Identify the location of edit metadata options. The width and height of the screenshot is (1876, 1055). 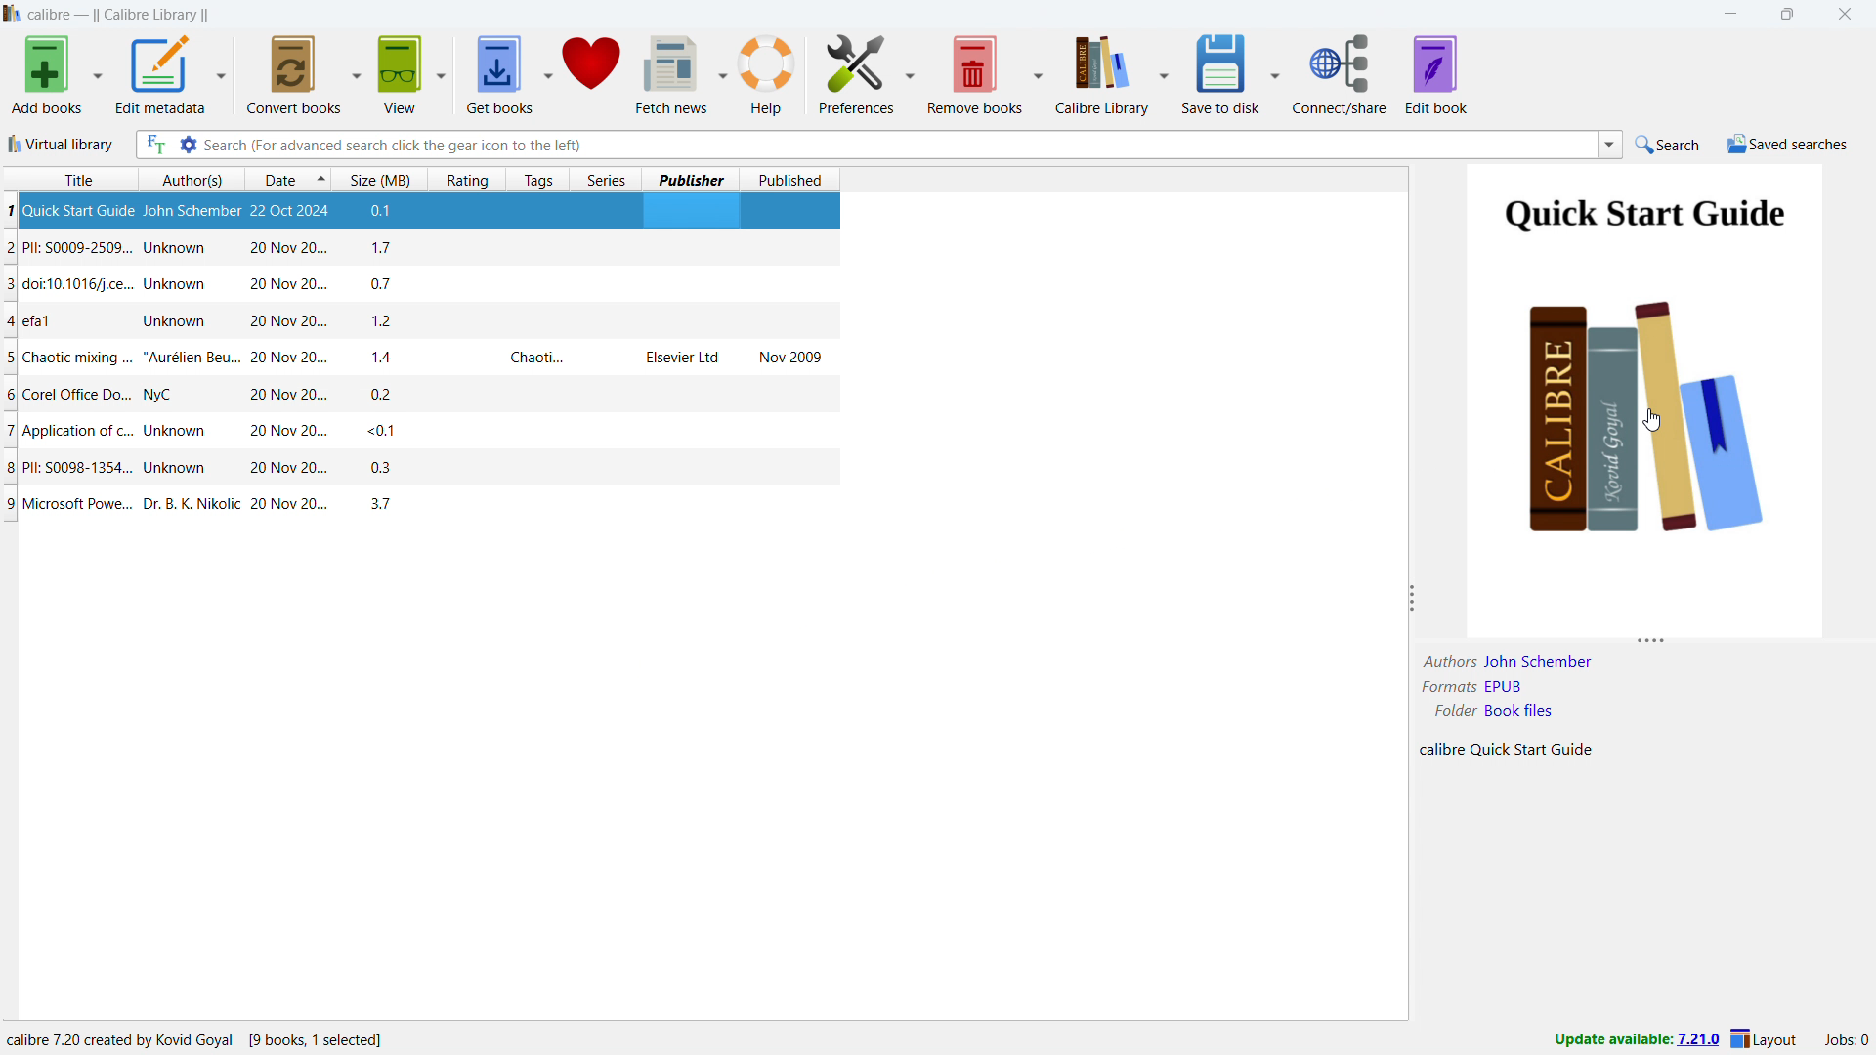
(223, 71).